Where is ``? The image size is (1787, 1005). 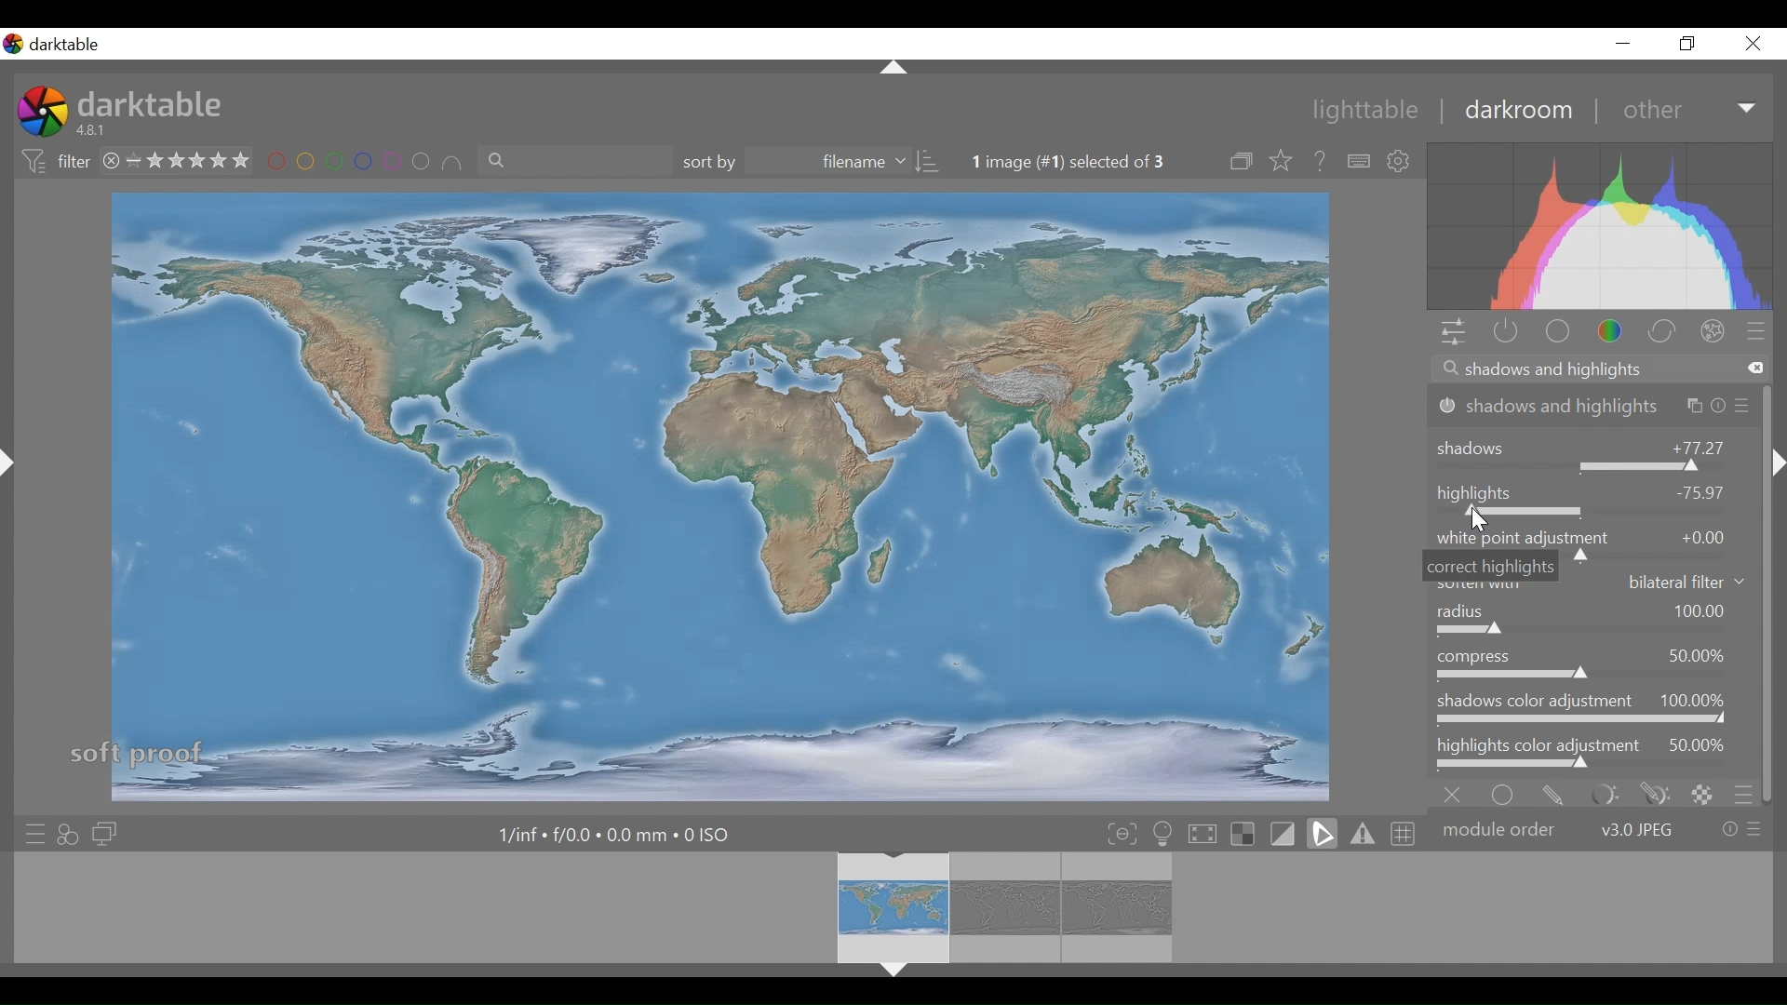  is located at coordinates (890, 973).